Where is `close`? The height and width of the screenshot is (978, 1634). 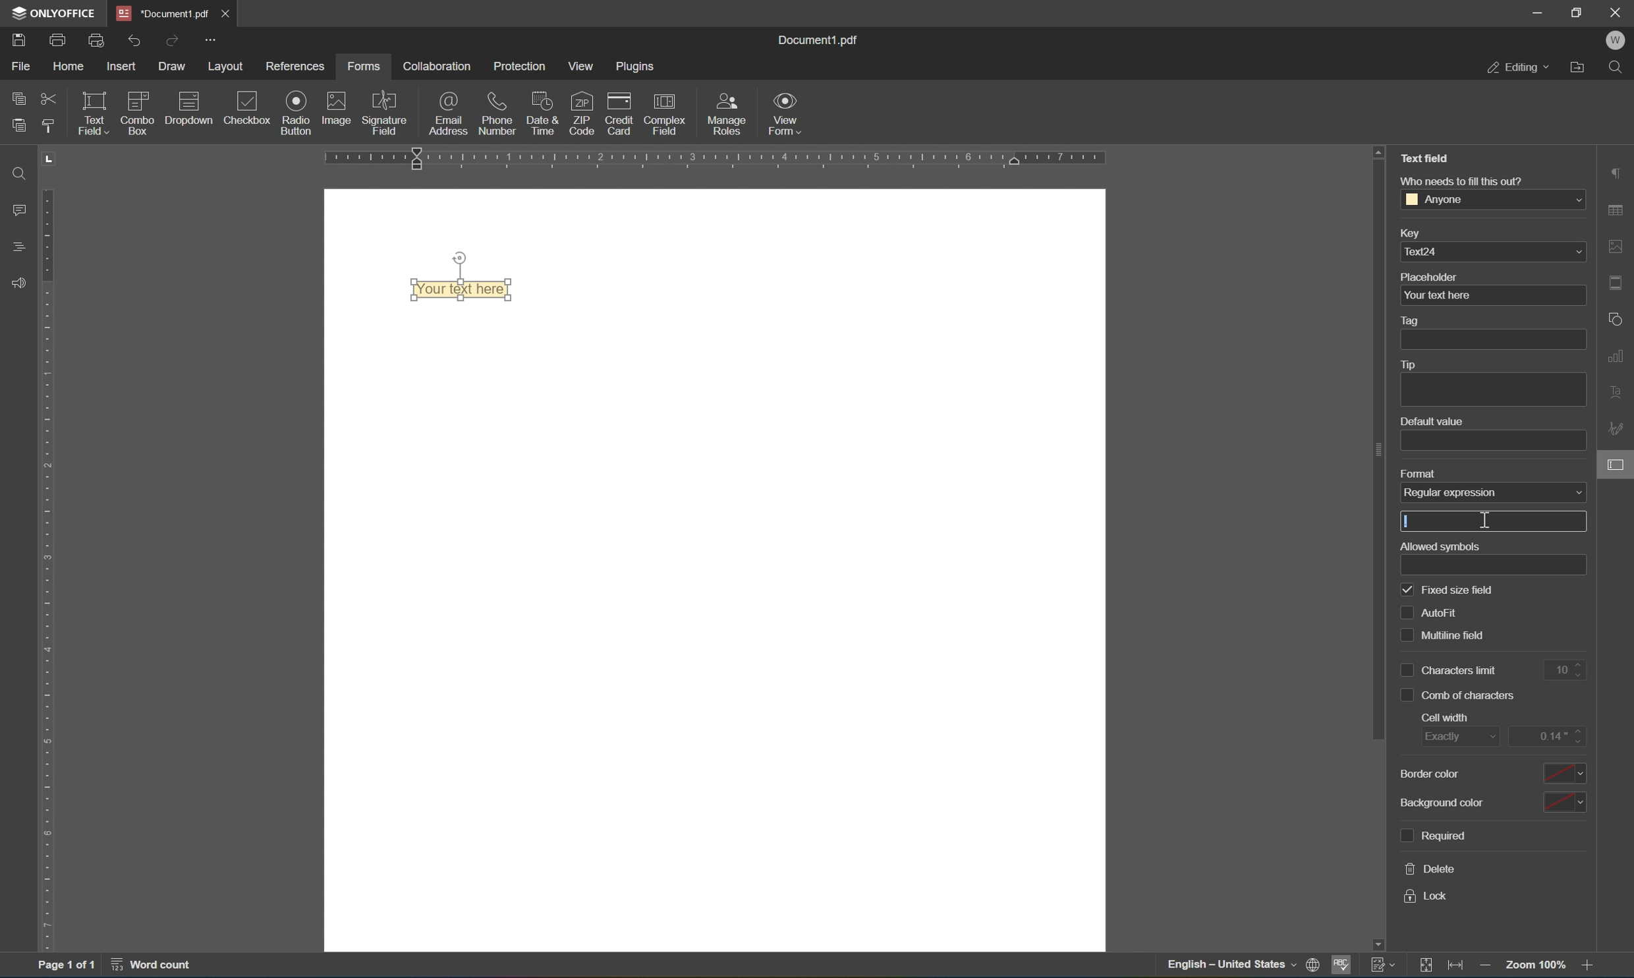
close is located at coordinates (224, 13).